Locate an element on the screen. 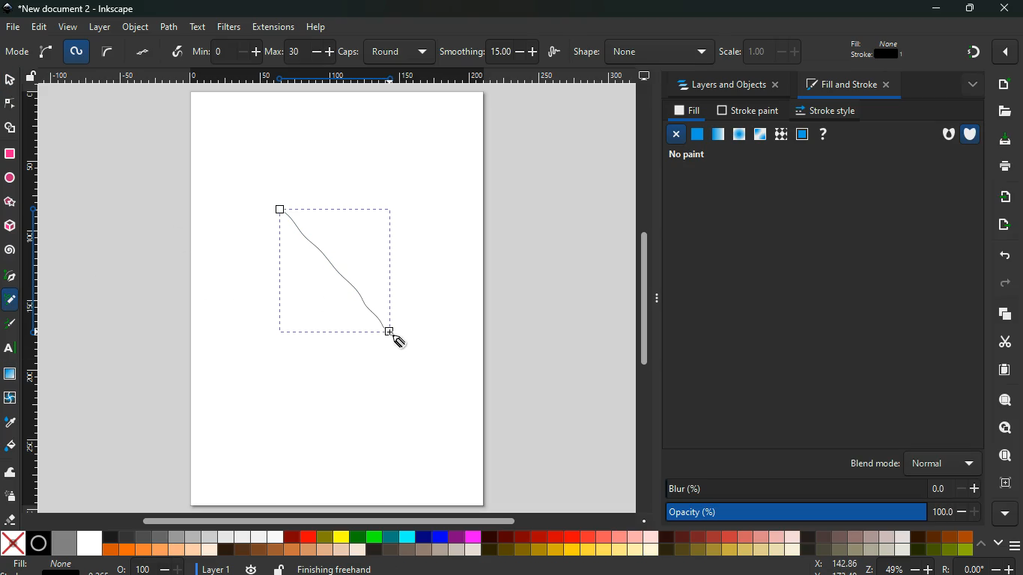 The image size is (1023, 575). max is located at coordinates (299, 52).